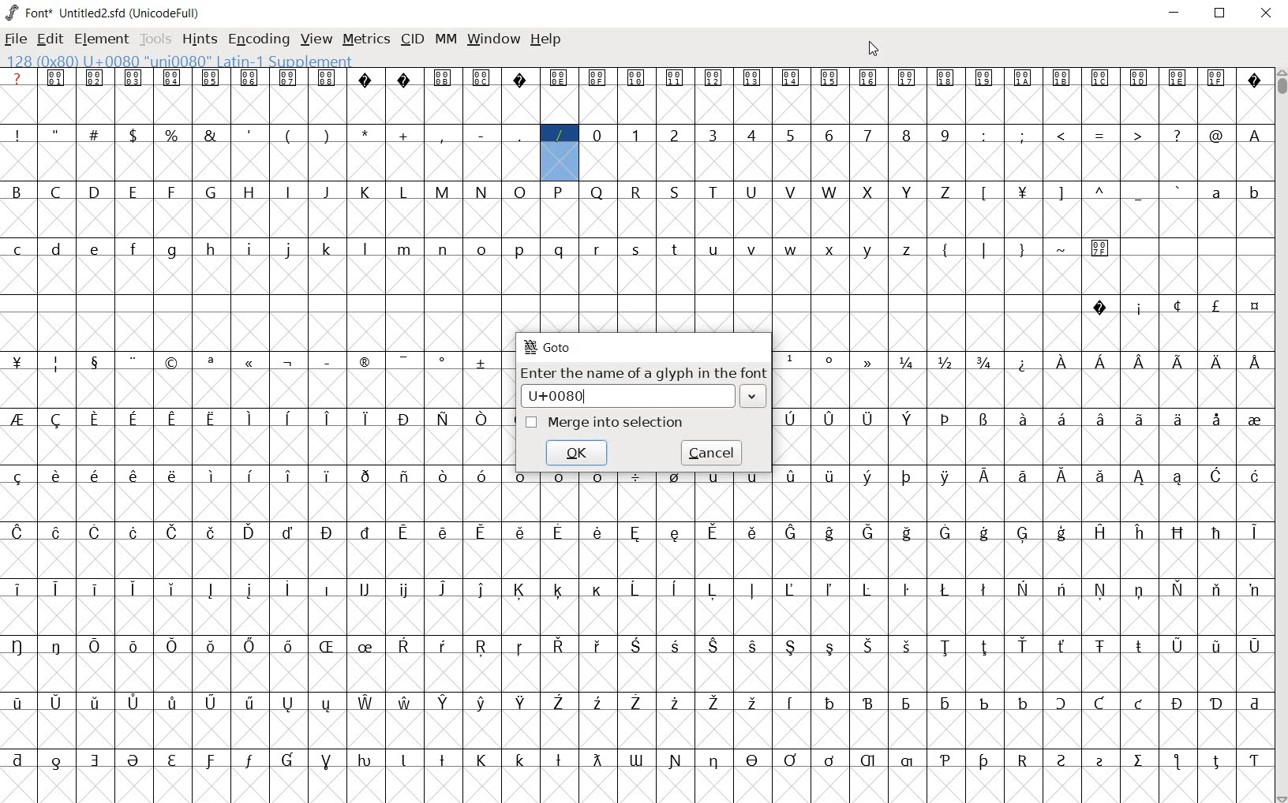 Image resolution: width=1288 pixels, height=803 pixels. Describe the element at coordinates (444, 39) in the screenshot. I see `MM` at that location.